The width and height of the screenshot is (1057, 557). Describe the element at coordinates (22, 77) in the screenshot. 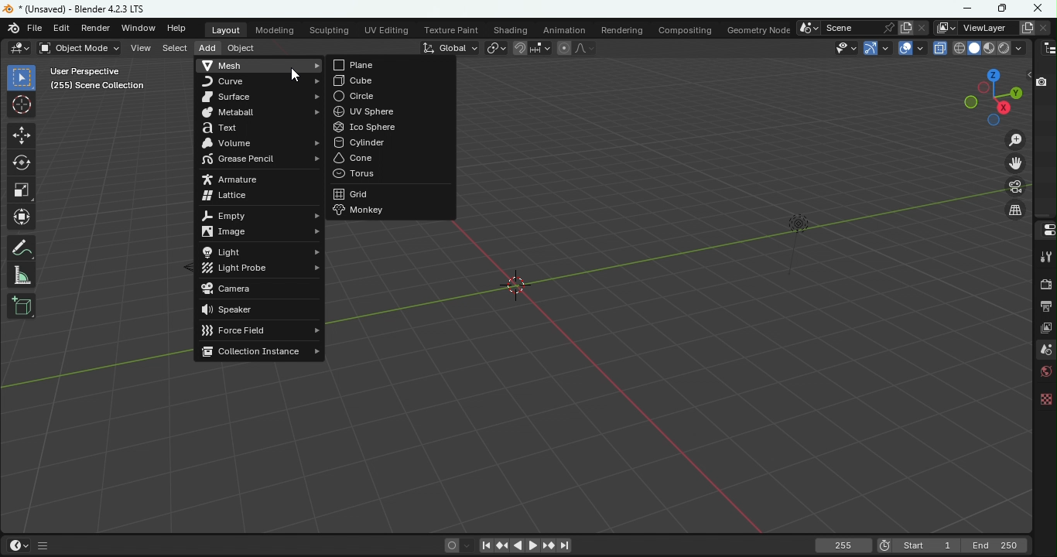

I see `Select box` at that location.